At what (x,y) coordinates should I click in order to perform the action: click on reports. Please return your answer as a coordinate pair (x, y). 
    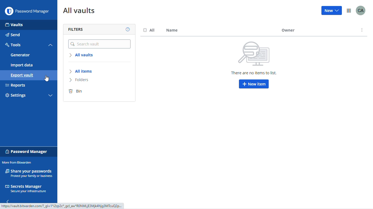
    Looking at the image, I should click on (16, 85).